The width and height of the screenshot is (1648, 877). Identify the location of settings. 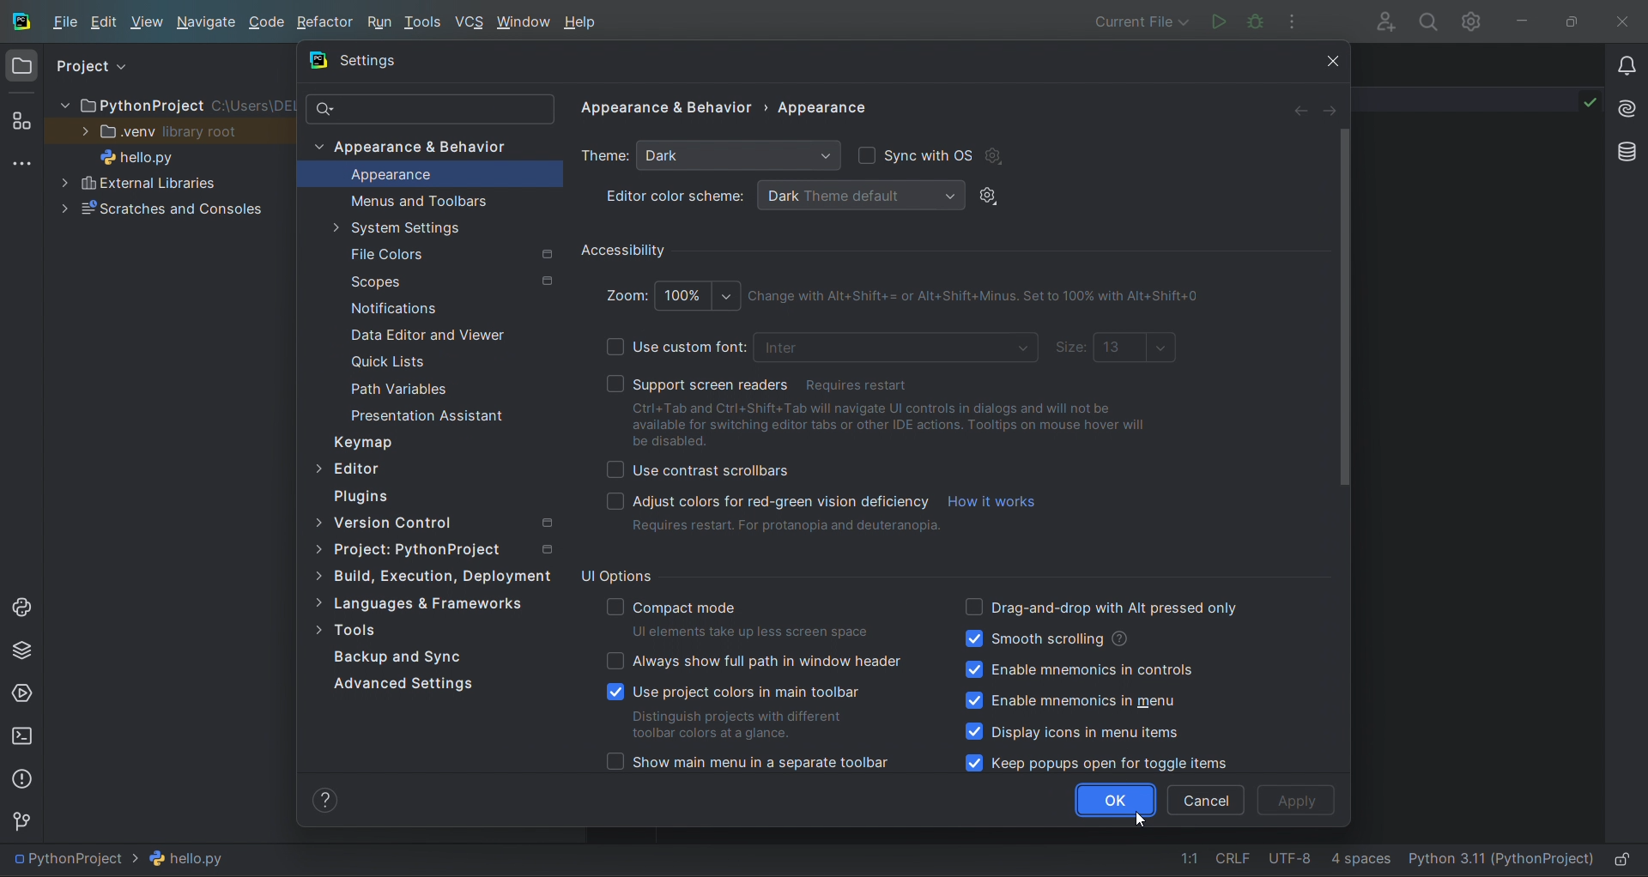
(994, 154).